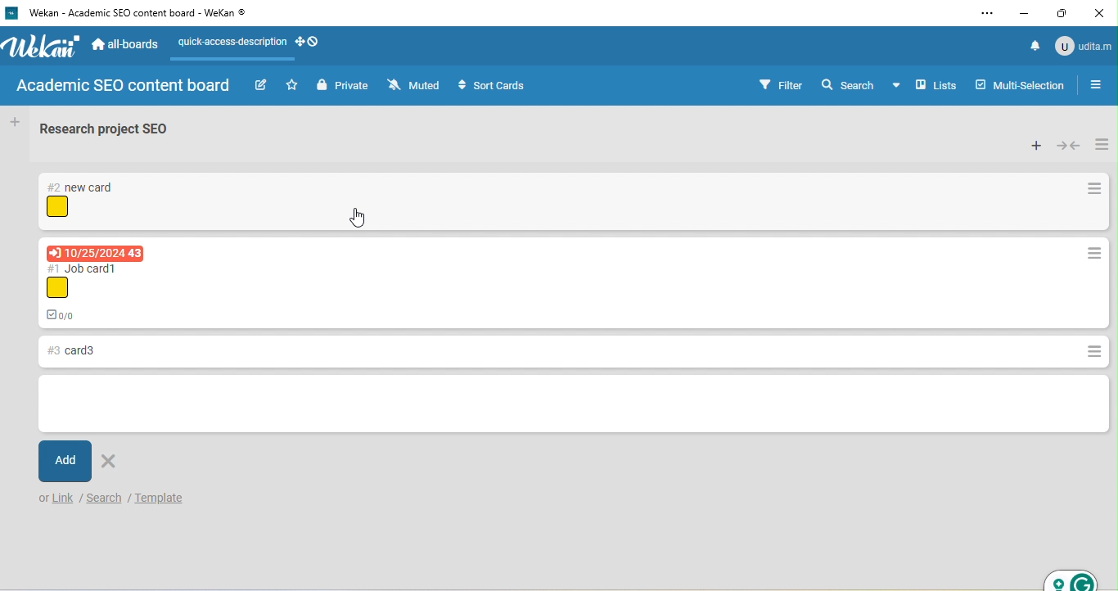 The width and height of the screenshot is (1118, 591). Describe the element at coordinates (132, 14) in the screenshot. I see `title` at that location.